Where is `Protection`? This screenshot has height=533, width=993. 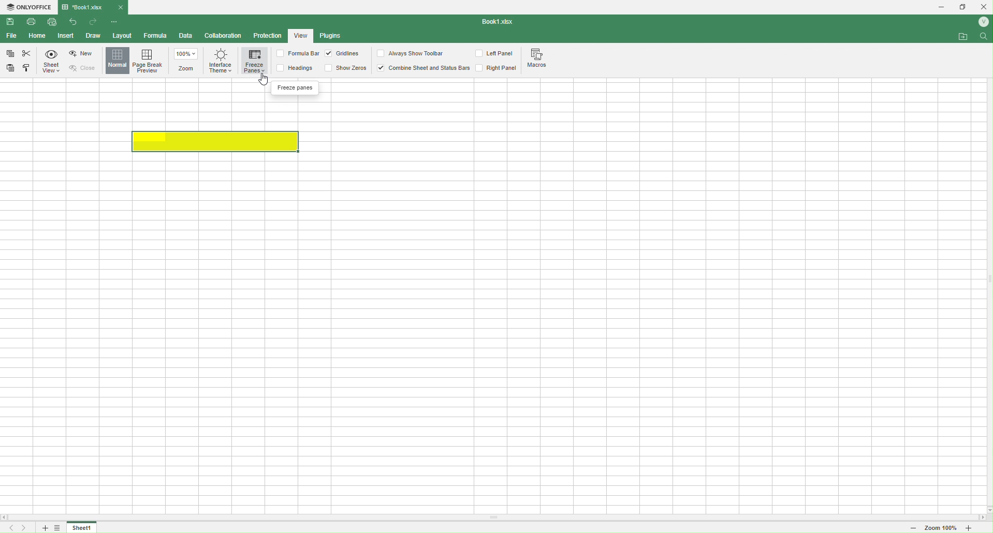
Protection is located at coordinates (267, 37).